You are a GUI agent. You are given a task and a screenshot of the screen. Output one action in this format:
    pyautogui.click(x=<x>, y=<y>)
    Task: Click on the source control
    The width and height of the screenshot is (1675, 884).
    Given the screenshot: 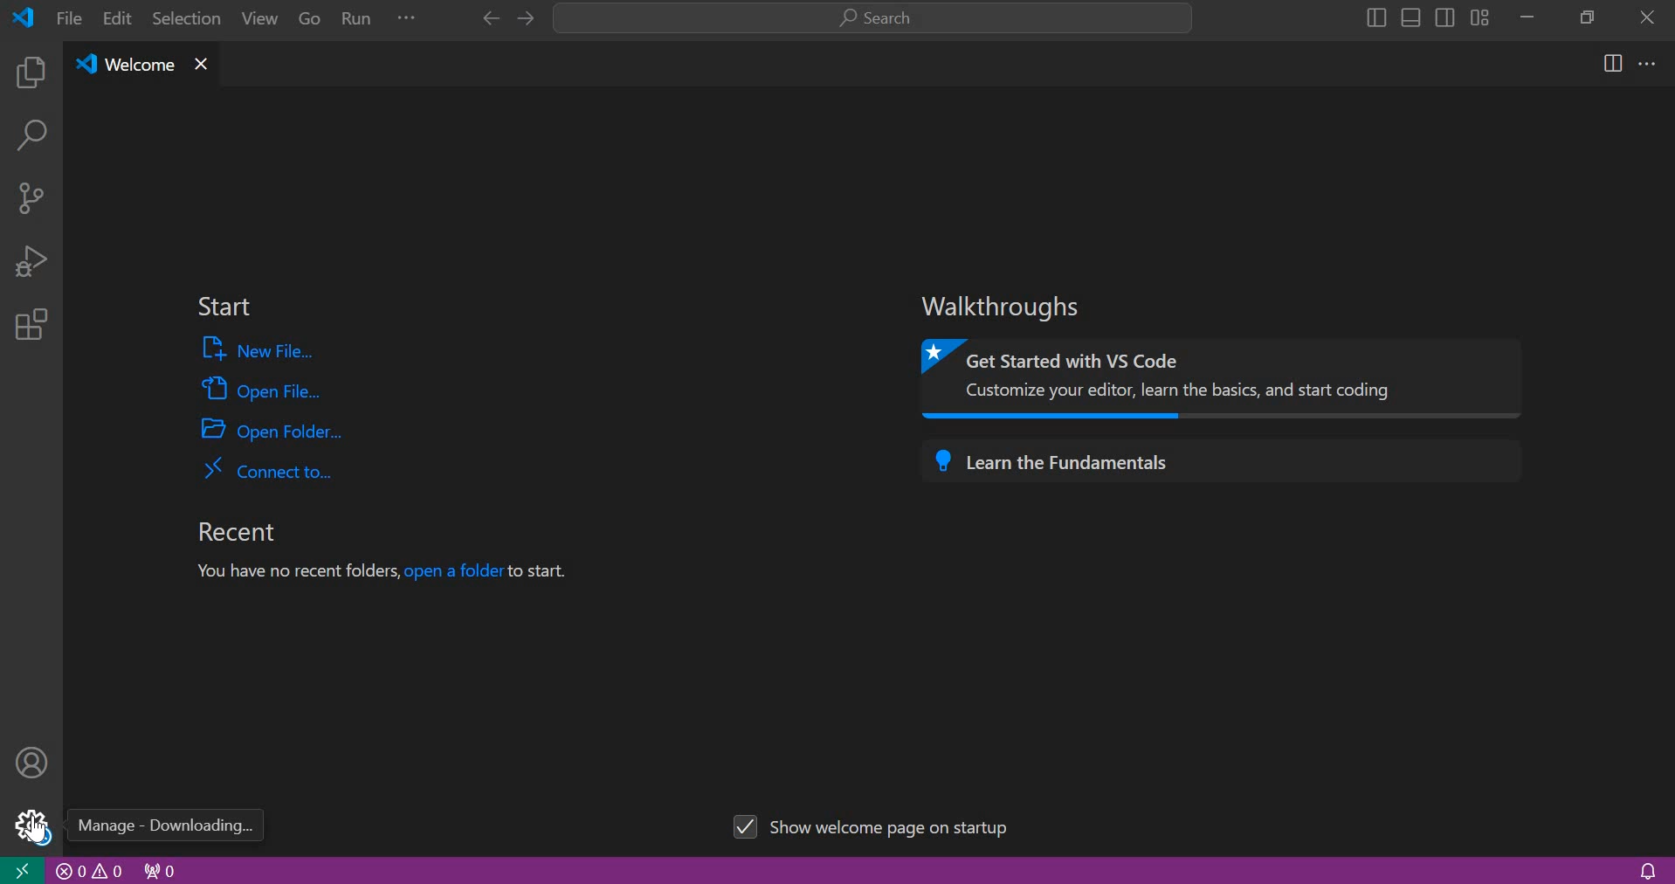 What is the action you would take?
    pyautogui.click(x=31, y=197)
    